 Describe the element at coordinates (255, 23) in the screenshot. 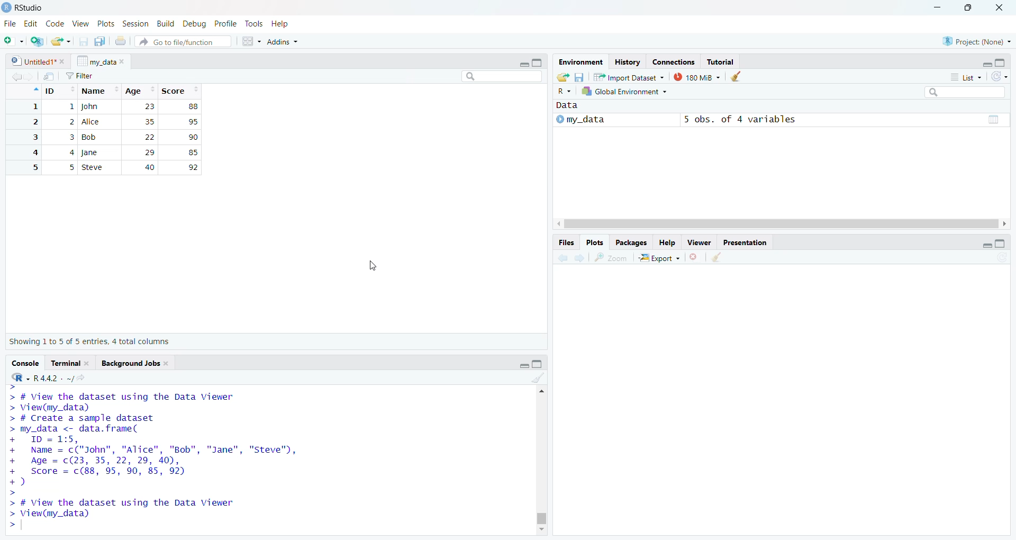

I see `Tools` at that location.